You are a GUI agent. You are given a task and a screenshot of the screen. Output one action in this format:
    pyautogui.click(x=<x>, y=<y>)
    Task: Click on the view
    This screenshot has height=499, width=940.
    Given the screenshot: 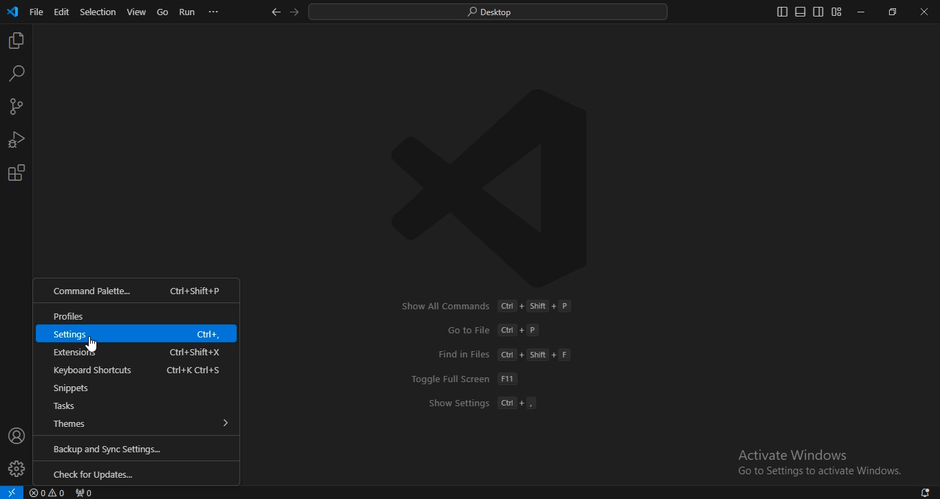 What is the action you would take?
    pyautogui.click(x=136, y=11)
    